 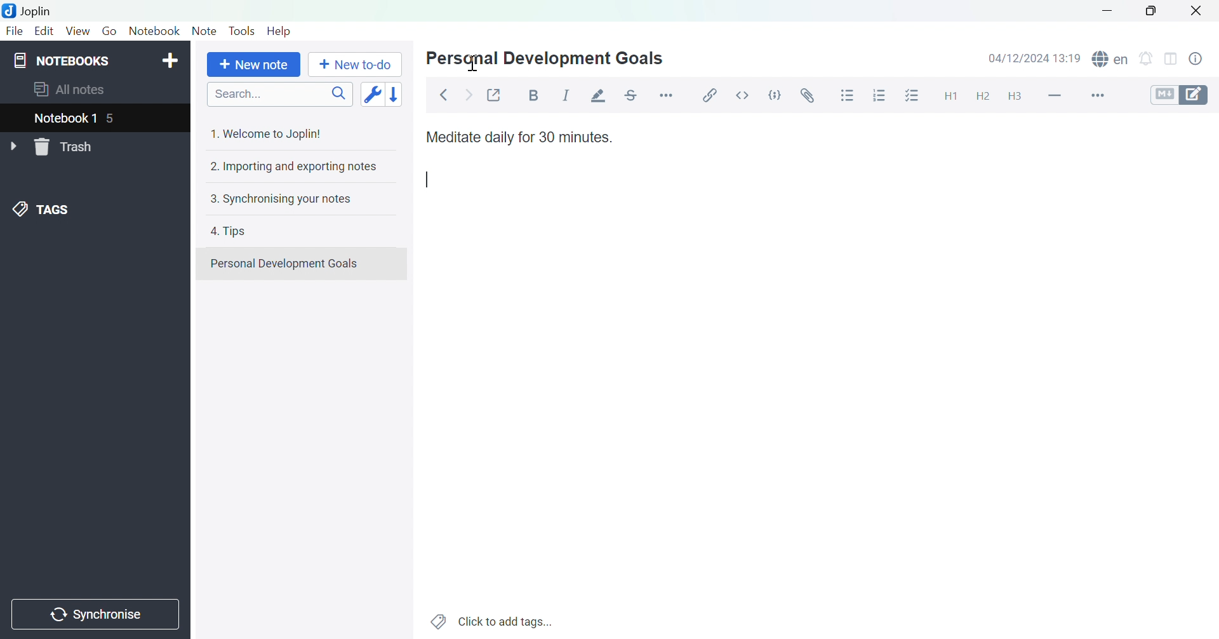 What do you see at coordinates (713, 96) in the screenshot?
I see `Insert / edit link` at bounding box center [713, 96].